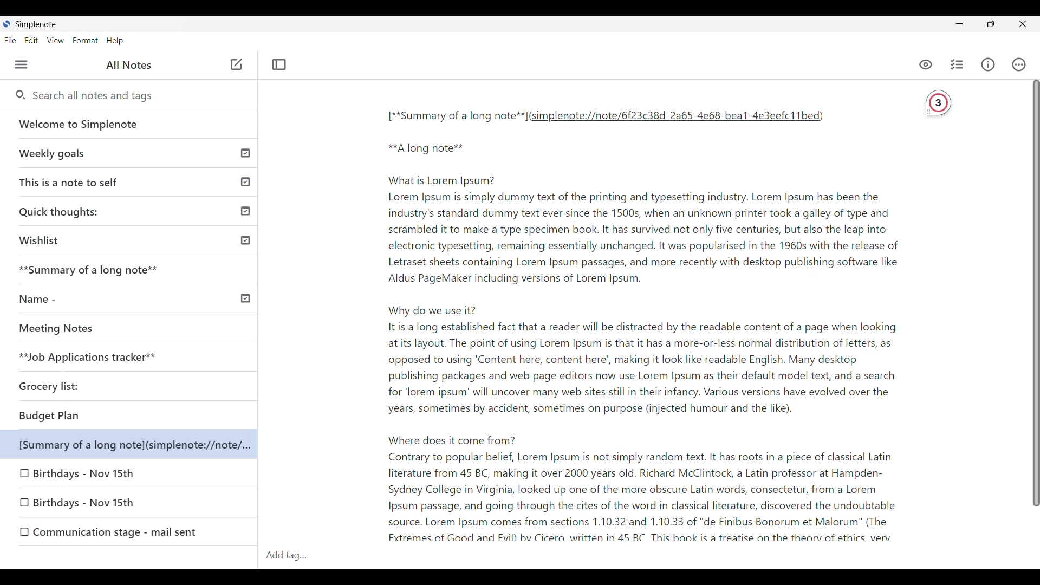  What do you see at coordinates (940, 105) in the screenshot?
I see `Grammarly extension` at bounding box center [940, 105].